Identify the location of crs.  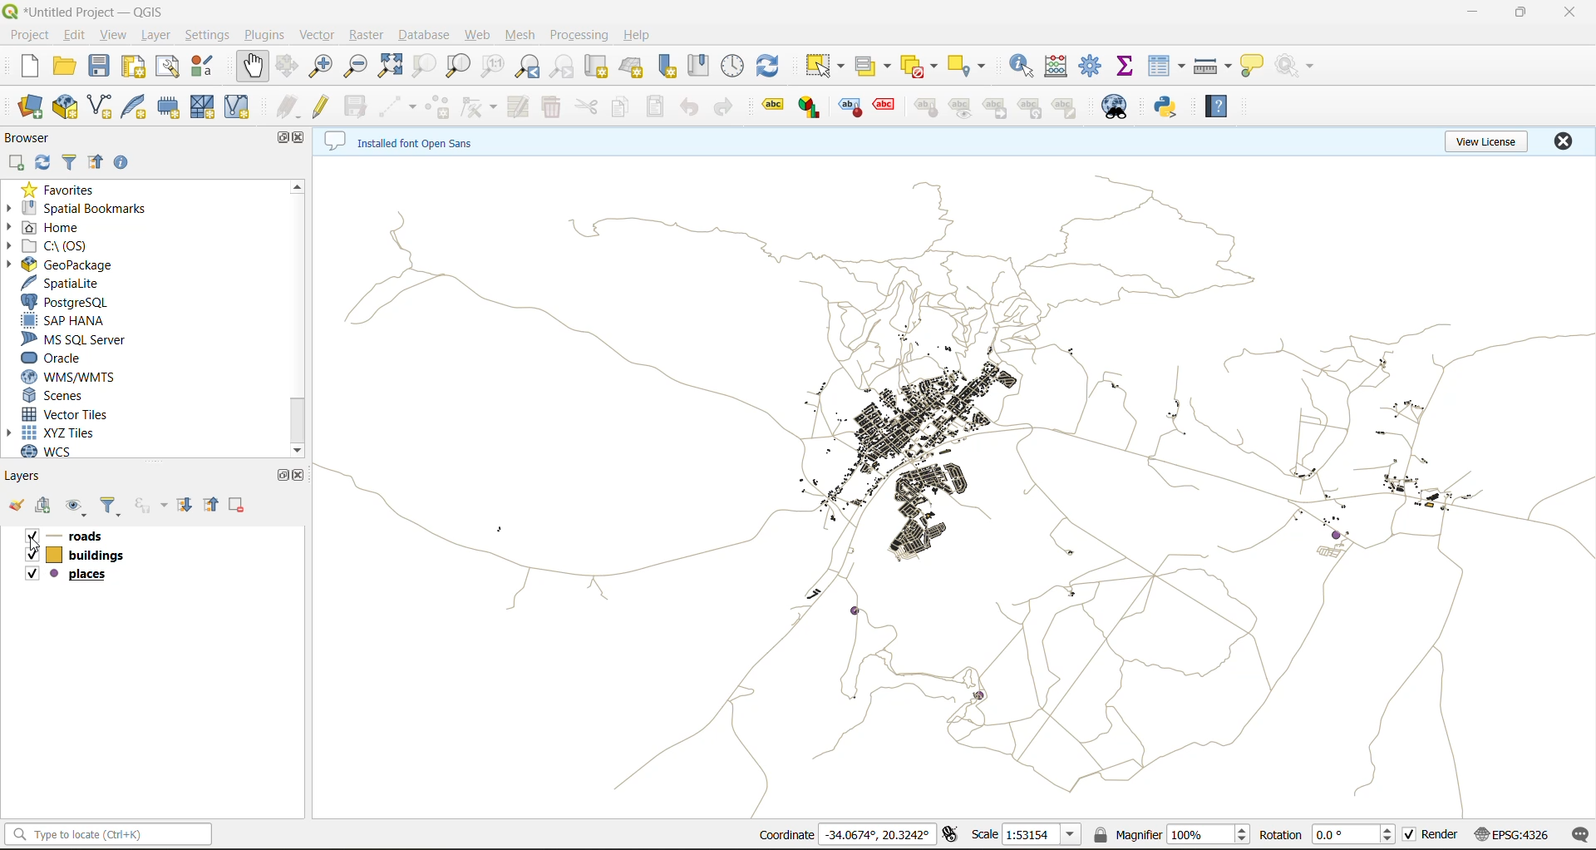
(1515, 834).